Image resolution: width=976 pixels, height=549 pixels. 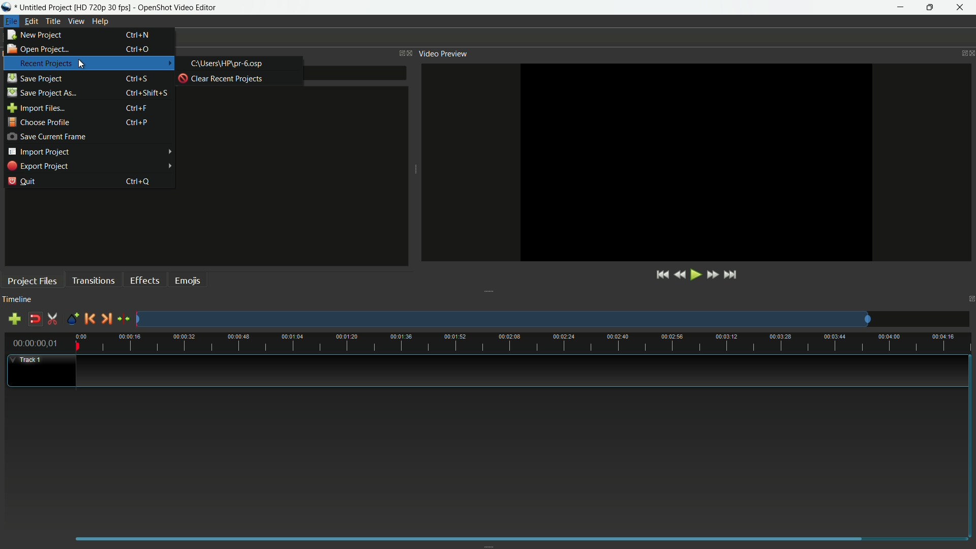 What do you see at coordinates (138, 108) in the screenshot?
I see `keyboard shortcut` at bounding box center [138, 108].